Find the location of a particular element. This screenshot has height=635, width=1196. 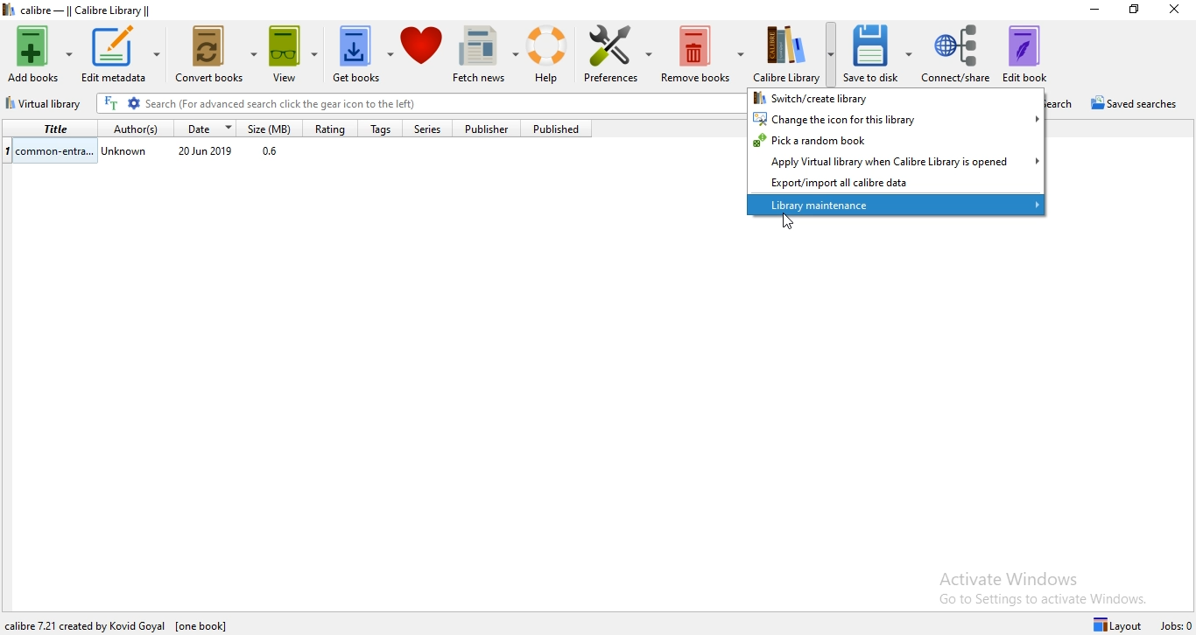

Rating is located at coordinates (328, 129).